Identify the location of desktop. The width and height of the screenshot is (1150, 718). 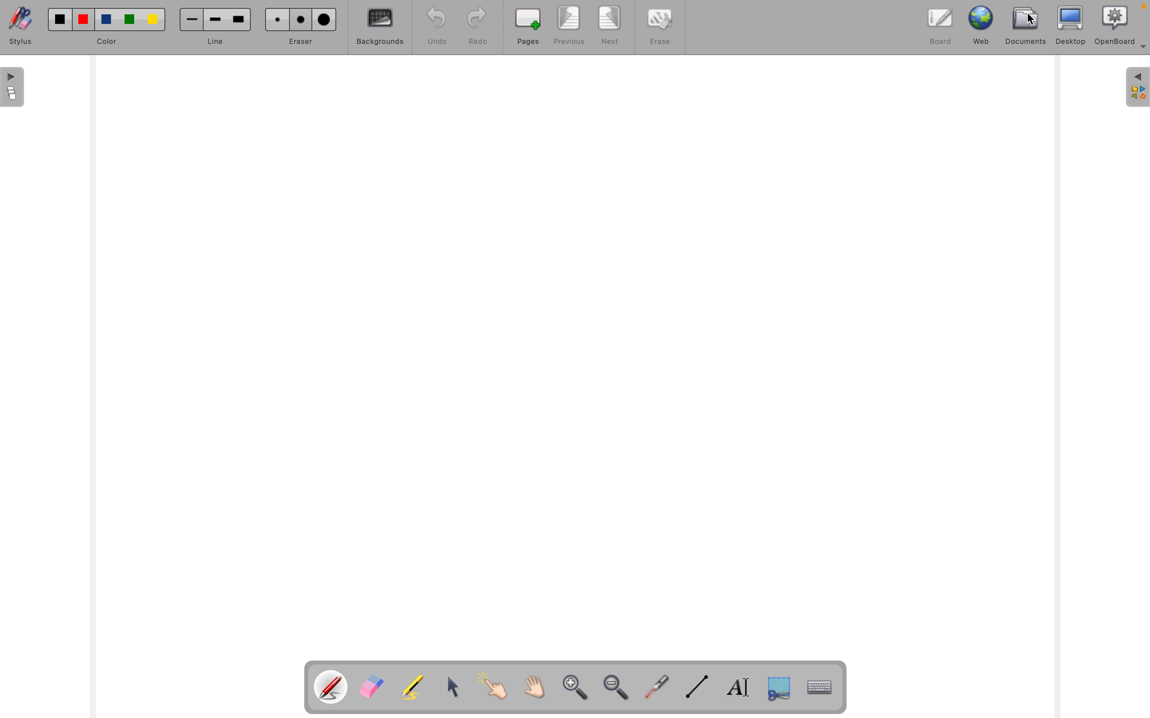
(1066, 25).